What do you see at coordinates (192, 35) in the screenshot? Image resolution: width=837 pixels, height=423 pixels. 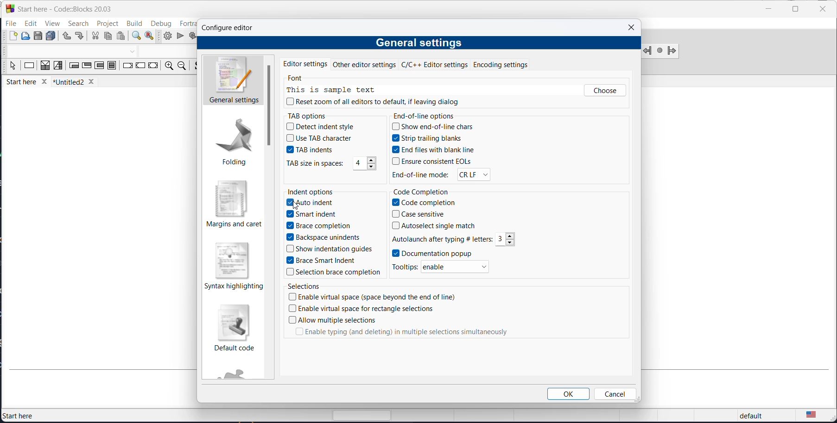 I see `build and run` at bounding box center [192, 35].